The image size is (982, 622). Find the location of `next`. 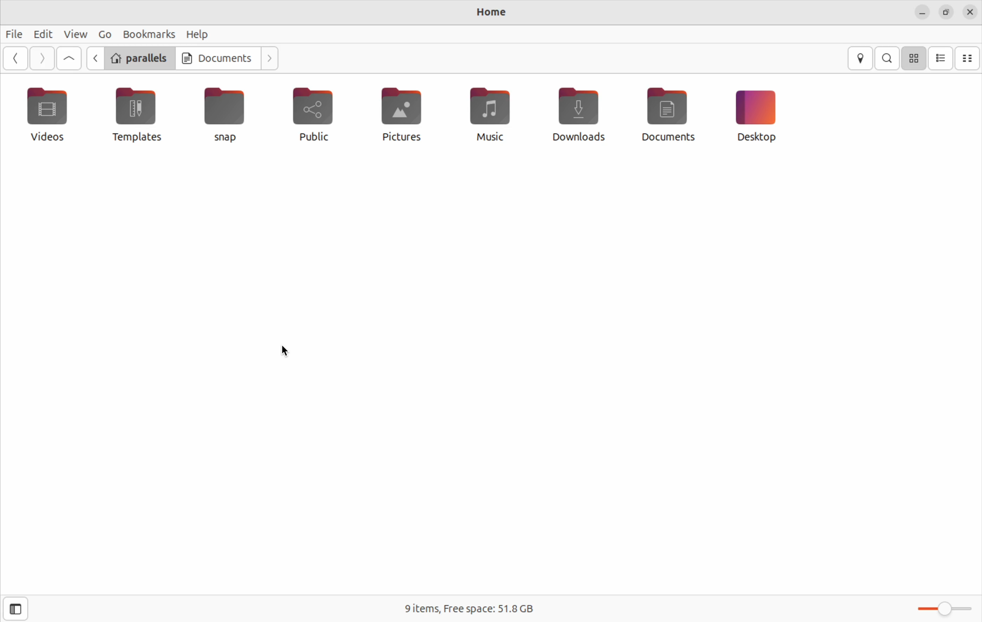

next is located at coordinates (41, 59).